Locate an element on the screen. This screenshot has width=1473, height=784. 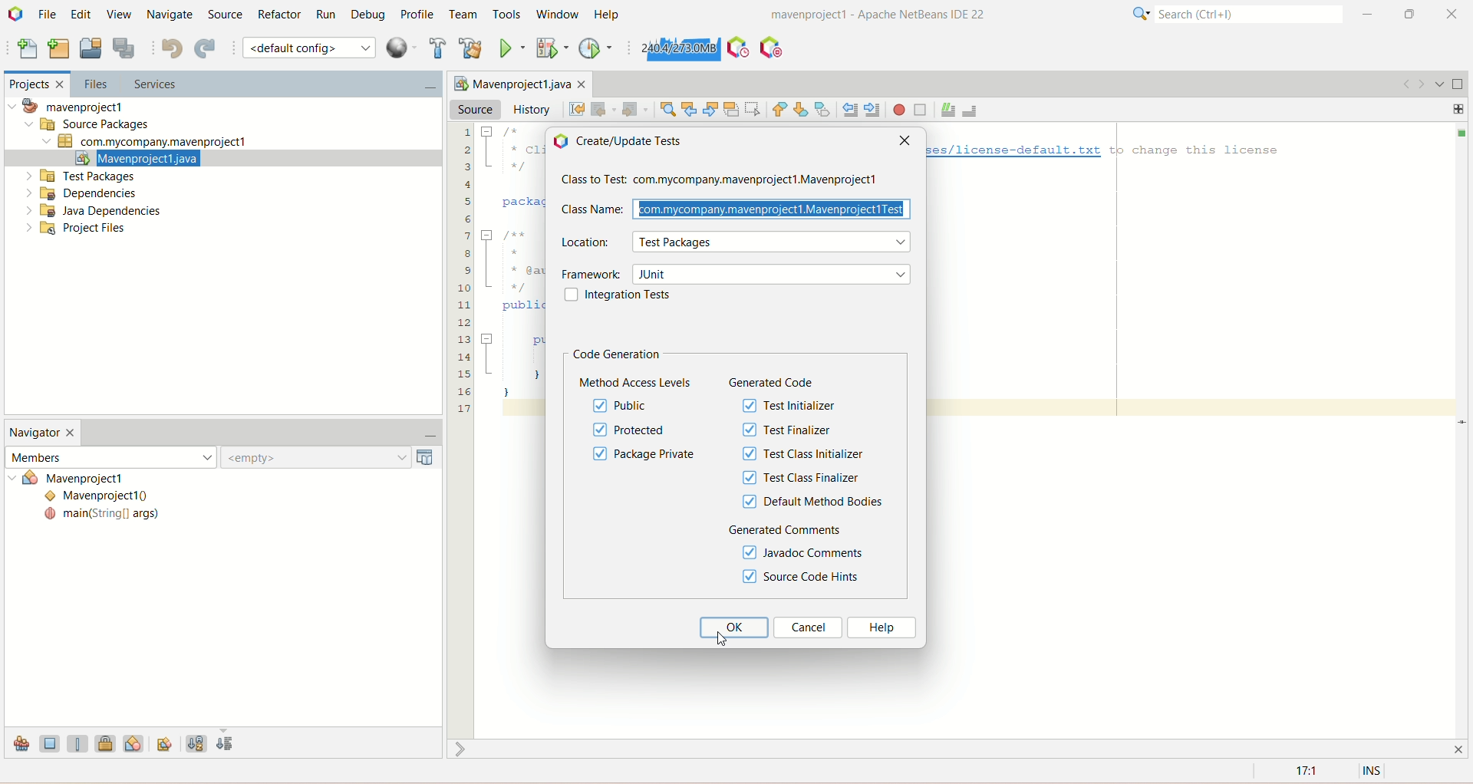
uncomment is located at coordinates (972, 112).